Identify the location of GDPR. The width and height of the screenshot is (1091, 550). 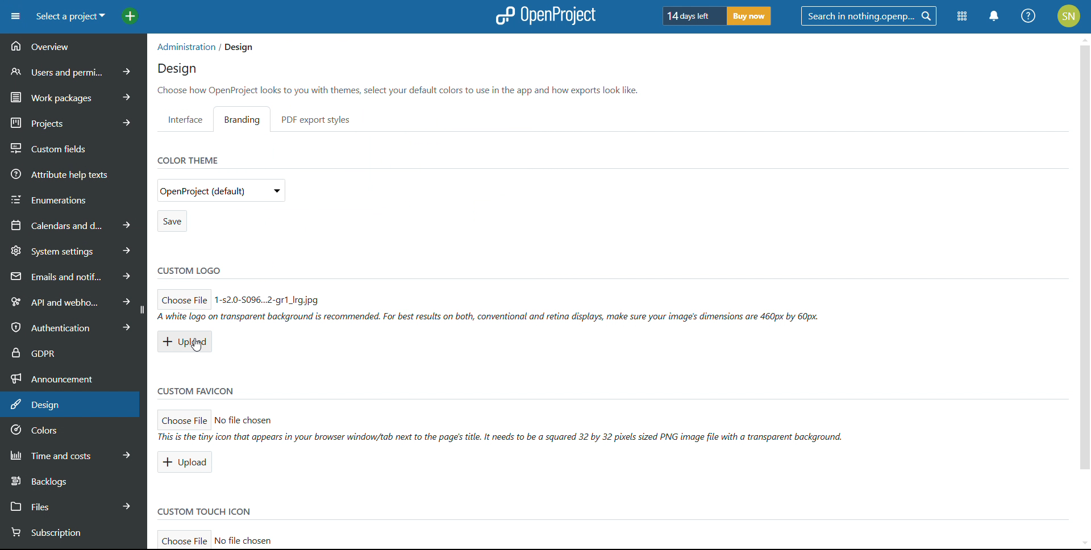
(73, 351).